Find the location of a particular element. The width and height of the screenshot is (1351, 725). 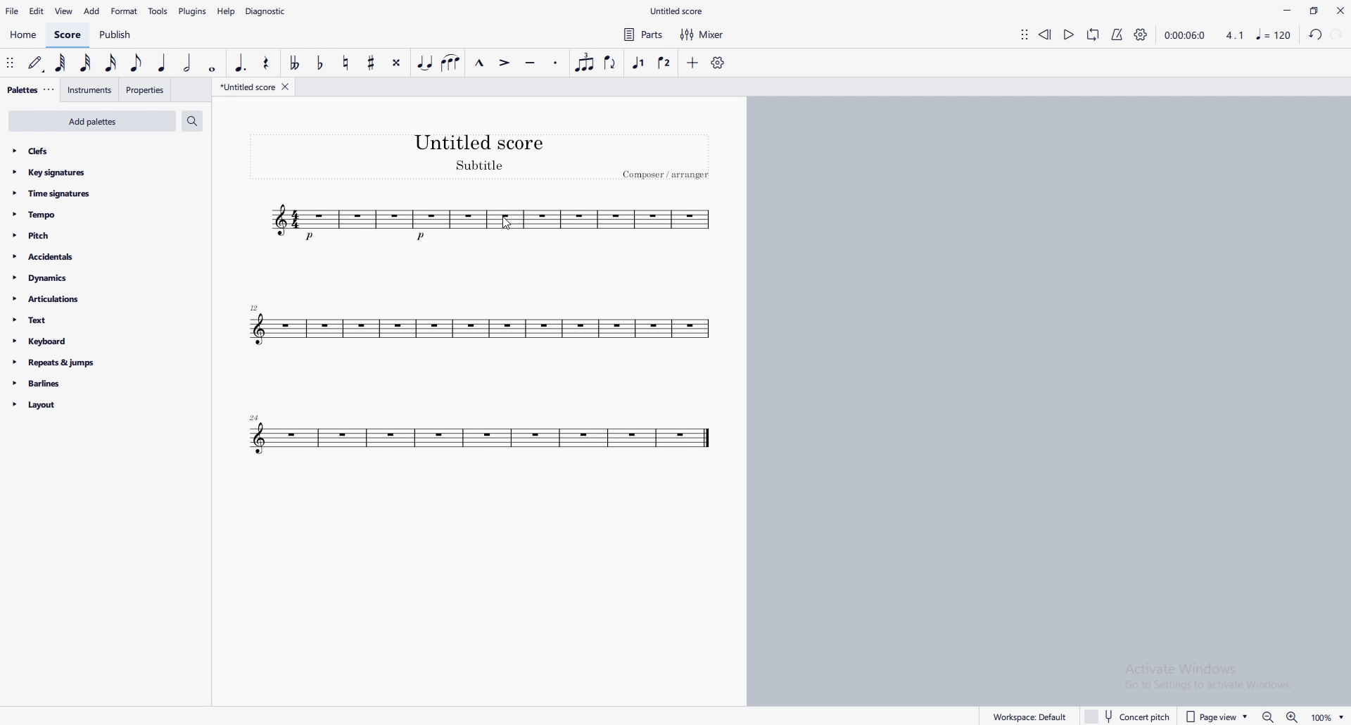

32nd note is located at coordinates (87, 64).